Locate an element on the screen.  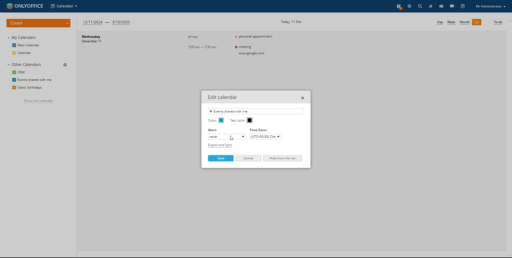
list view is located at coordinates (477, 22).